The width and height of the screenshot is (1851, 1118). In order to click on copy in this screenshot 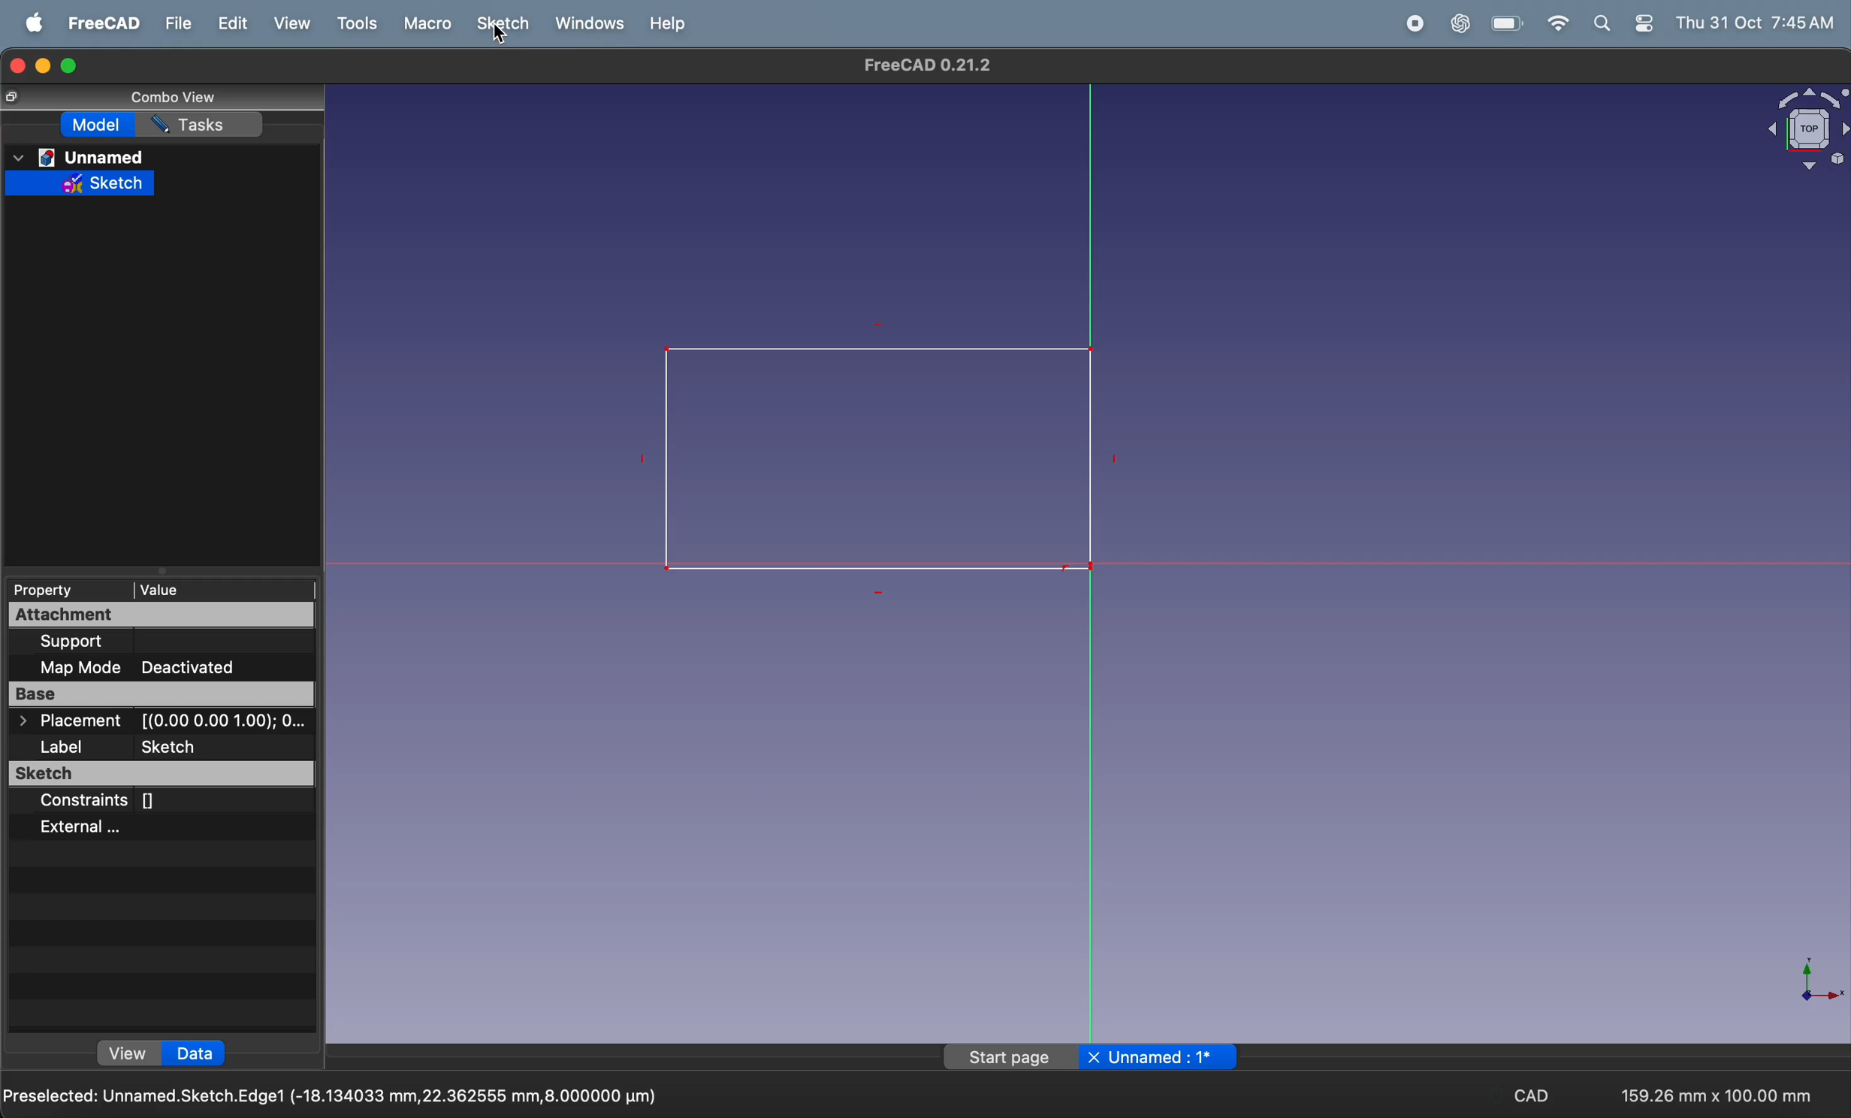, I will do `click(16, 98)`.